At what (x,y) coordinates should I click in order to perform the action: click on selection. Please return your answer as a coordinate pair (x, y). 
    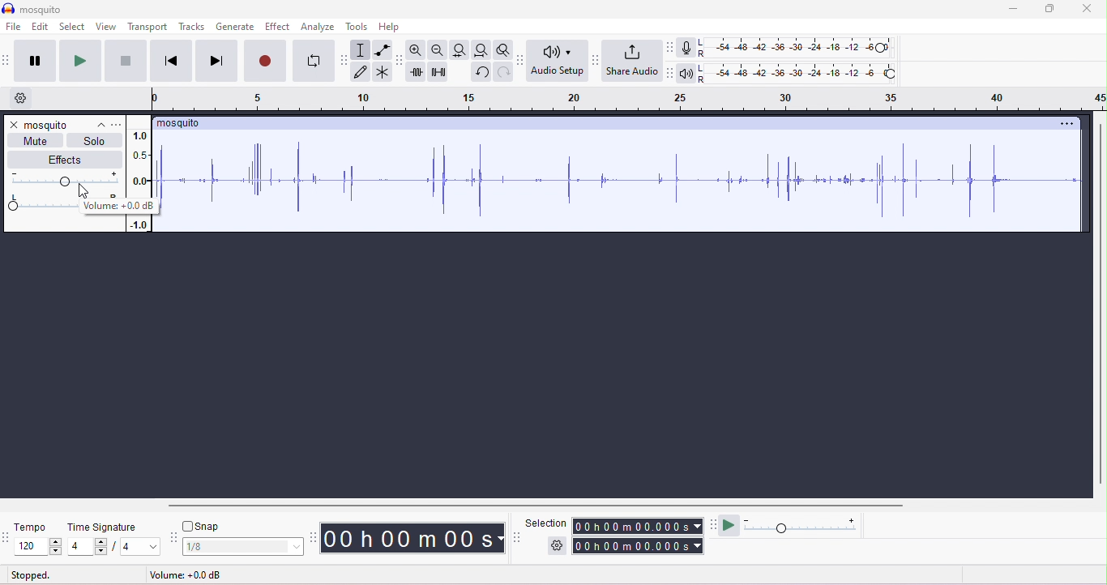
    Looking at the image, I should click on (547, 523).